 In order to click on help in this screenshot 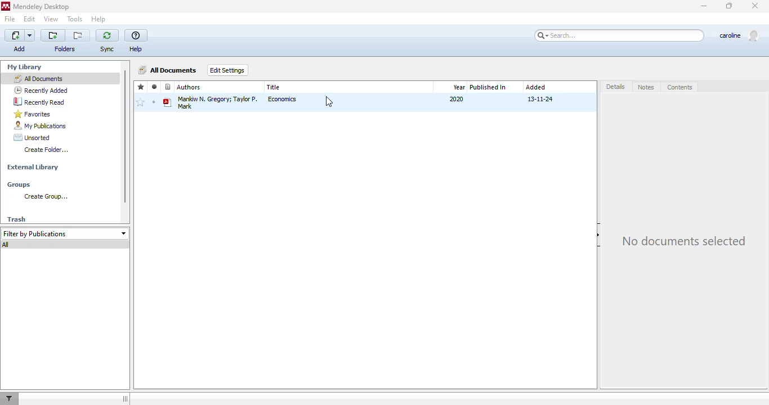, I will do `click(136, 49)`.